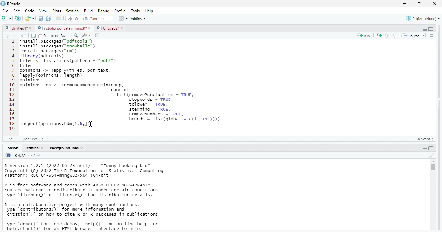  What do you see at coordinates (427, 139) in the screenshot?
I see `r script` at bounding box center [427, 139].